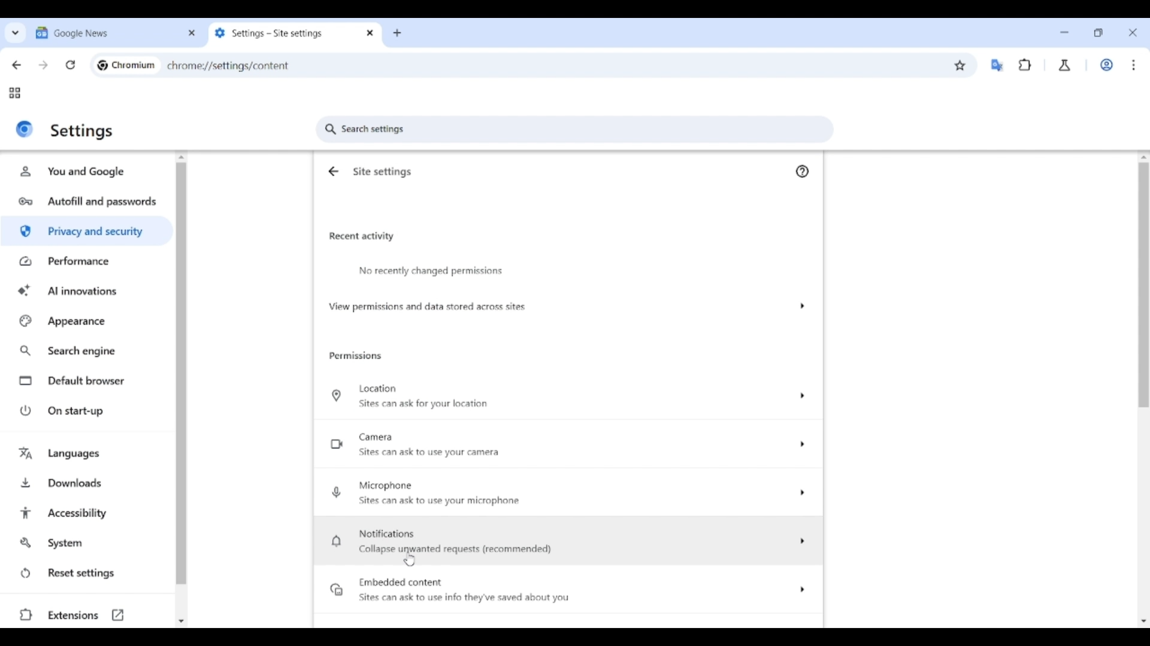  Describe the element at coordinates (192, 33) in the screenshot. I see `Close tab 1` at that location.